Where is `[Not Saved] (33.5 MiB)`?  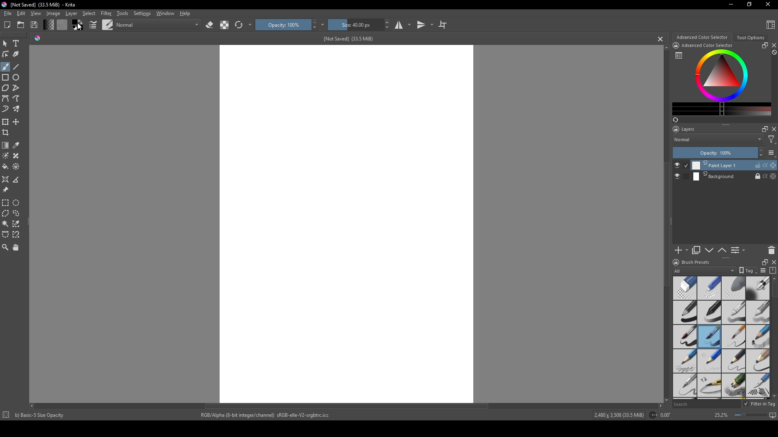
[Not Saved] (33.5 MiB) is located at coordinates (347, 39).